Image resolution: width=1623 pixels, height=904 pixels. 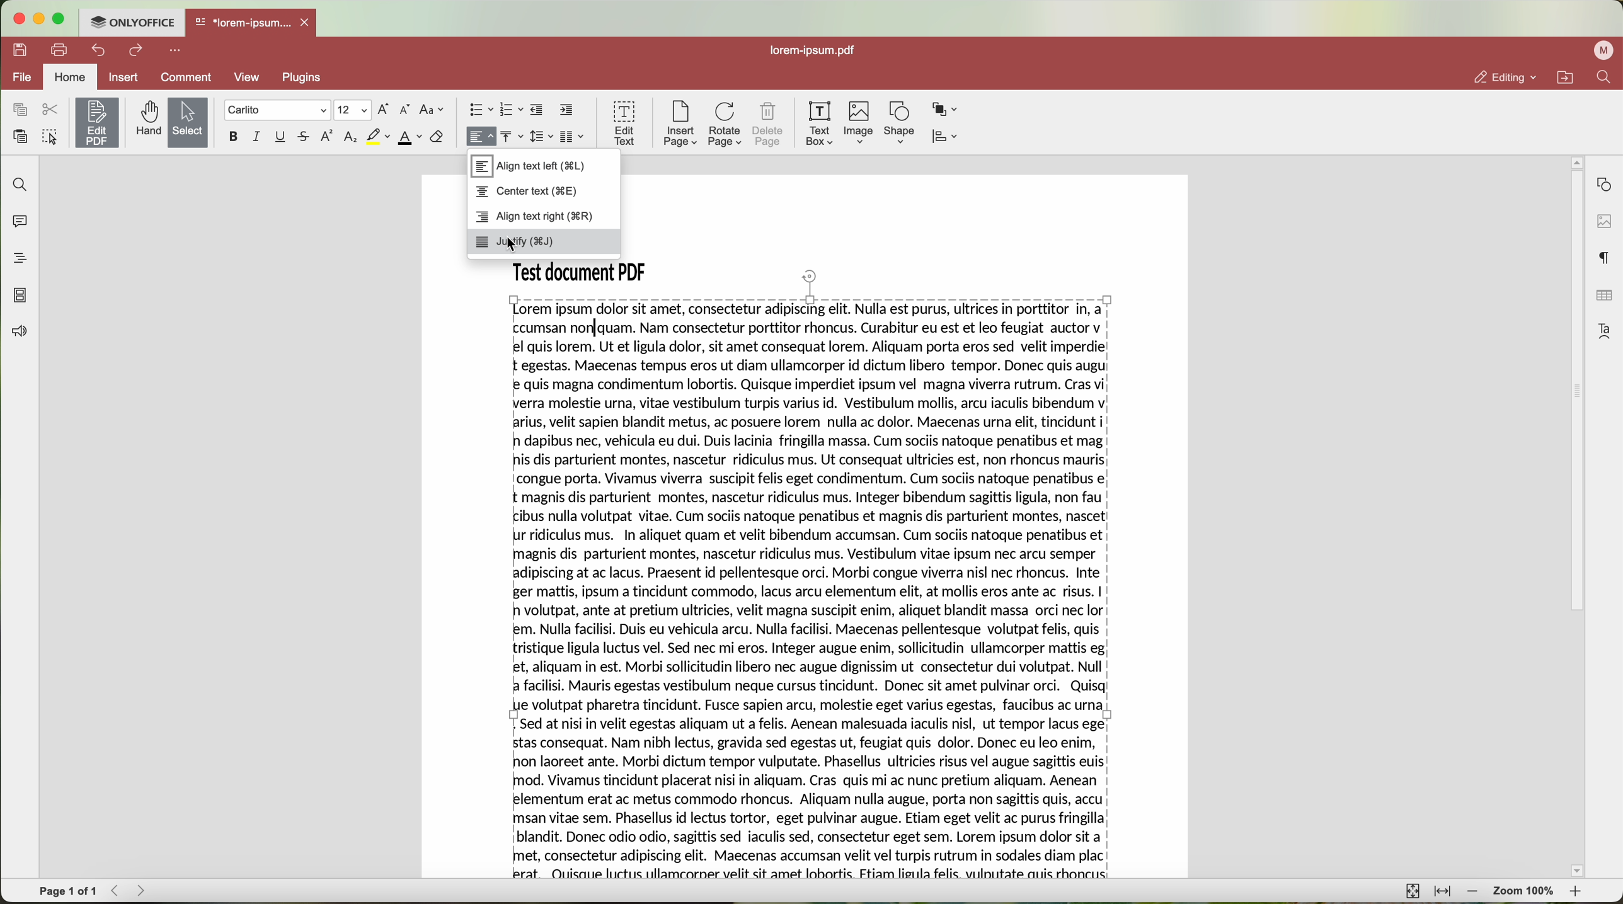 What do you see at coordinates (437, 138) in the screenshot?
I see `clear style` at bounding box center [437, 138].